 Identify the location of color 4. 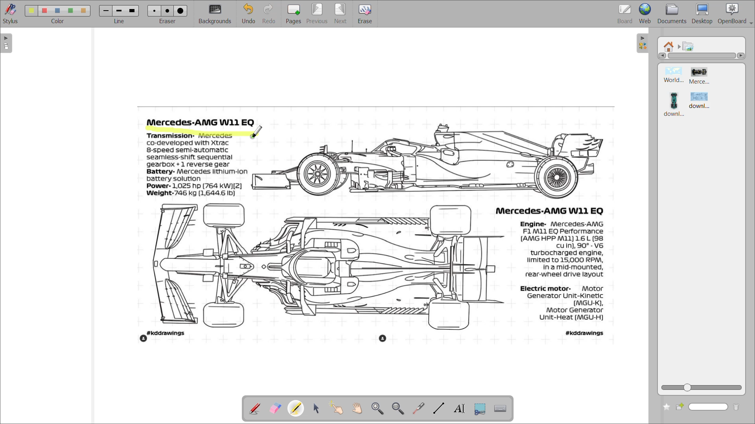
(71, 11).